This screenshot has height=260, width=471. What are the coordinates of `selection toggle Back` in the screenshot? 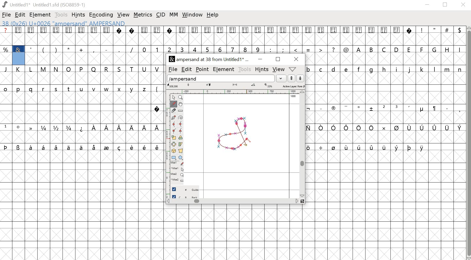 It's located at (187, 196).